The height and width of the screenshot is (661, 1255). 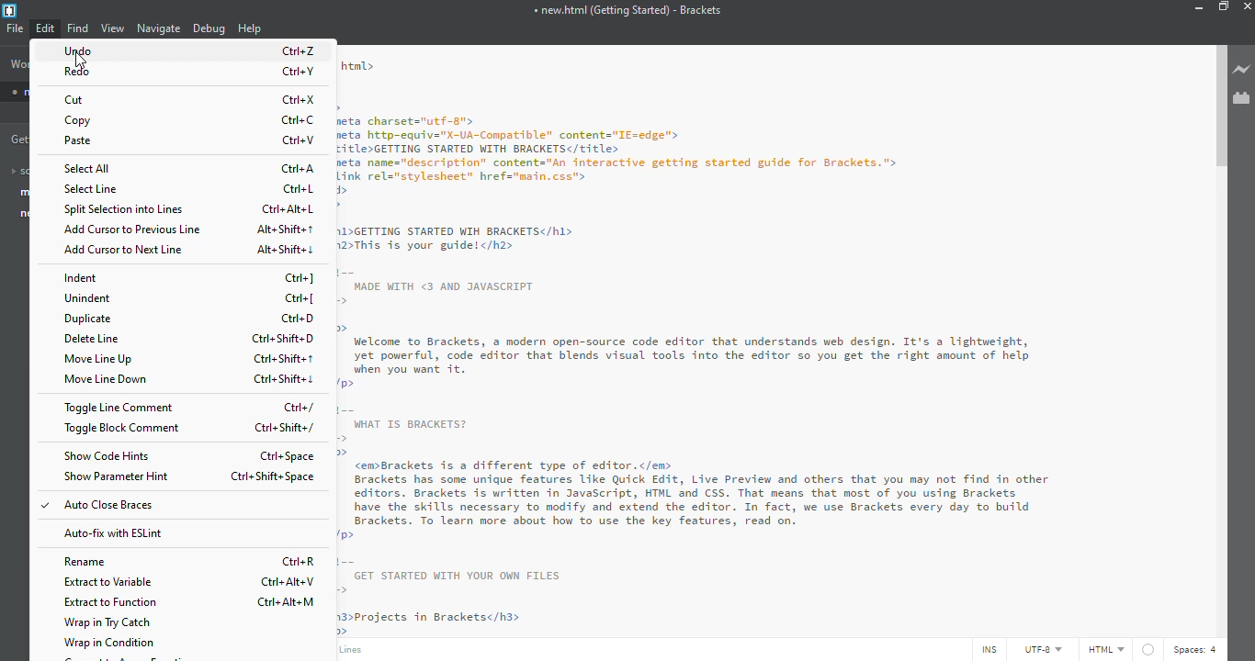 What do you see at coordinates (304, 409) in the screenshot?
I see `ctrl+/` at bounding box center [304, 409].